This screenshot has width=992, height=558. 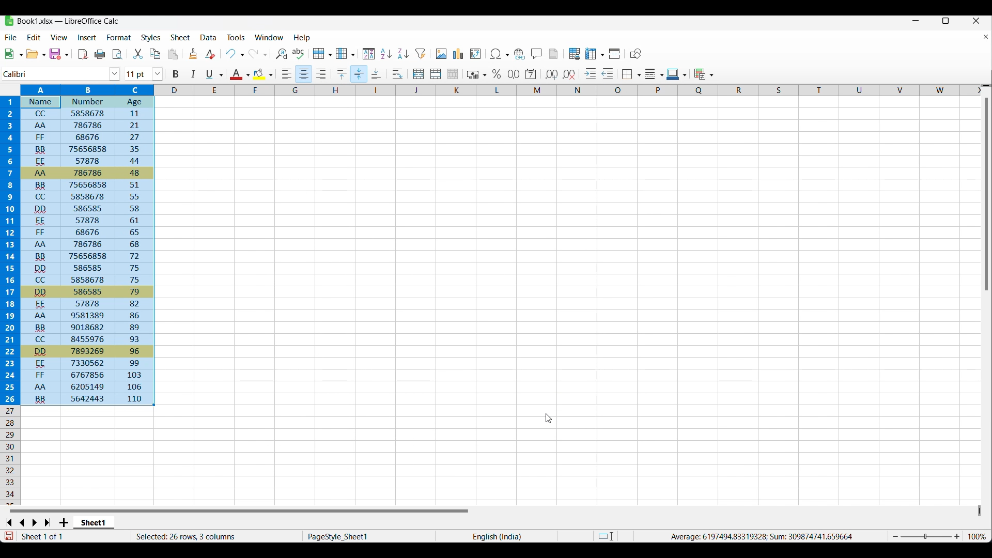 I want to click on Show draw fuctions, so click(x=636, y=53).